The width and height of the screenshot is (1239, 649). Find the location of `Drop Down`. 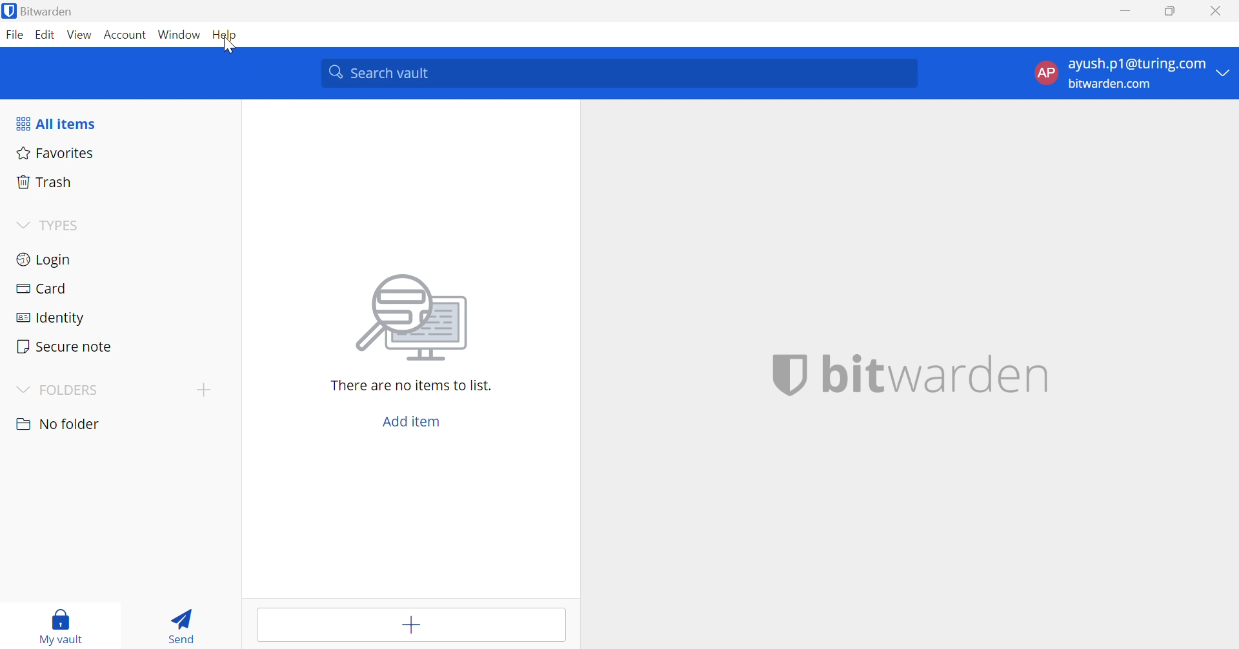

Drop Down is located at coordinates (56, 424).